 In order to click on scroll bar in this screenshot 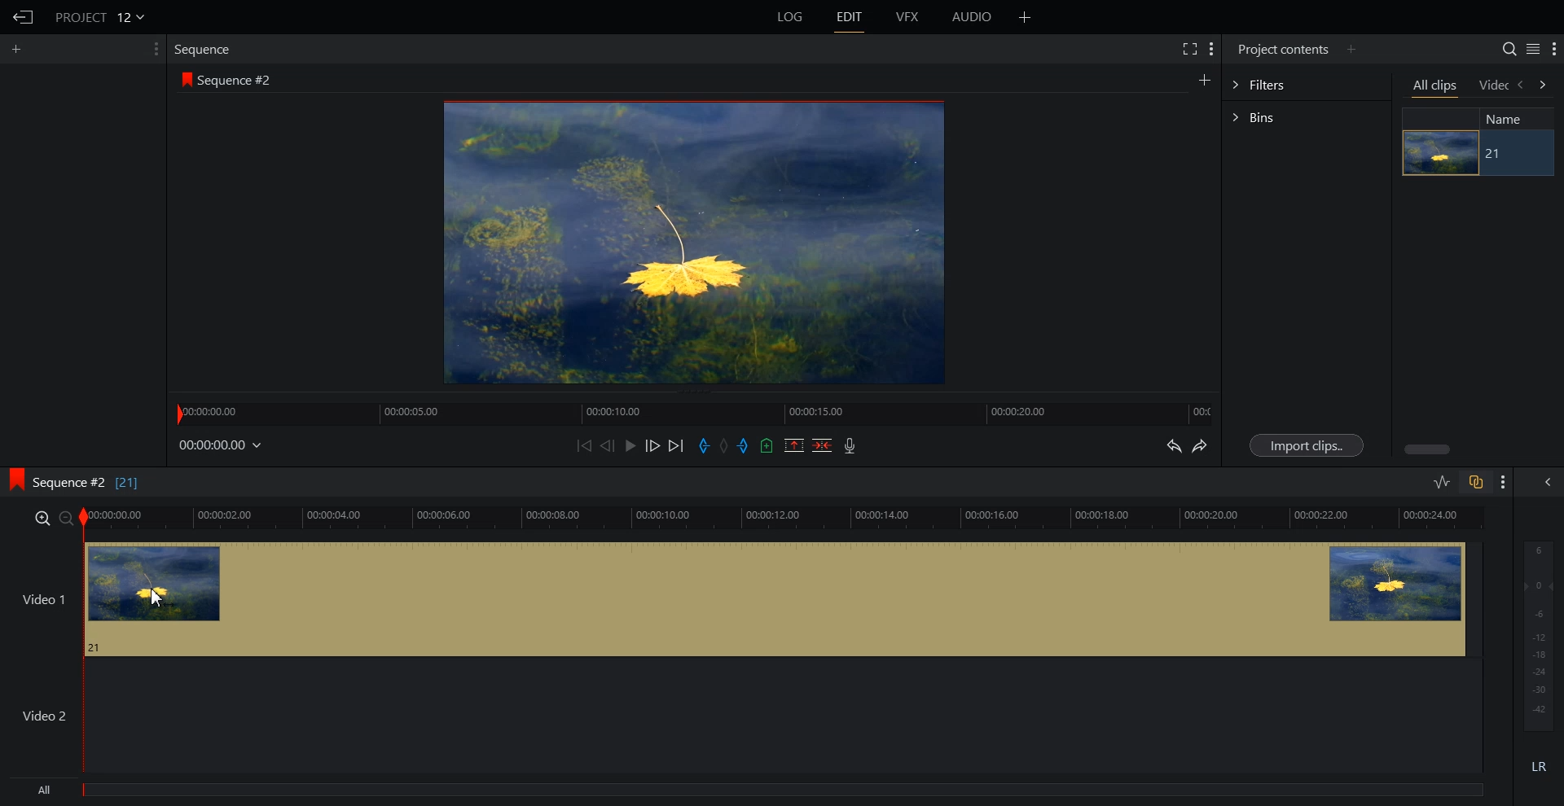, I will do `click(1429, 448)`.